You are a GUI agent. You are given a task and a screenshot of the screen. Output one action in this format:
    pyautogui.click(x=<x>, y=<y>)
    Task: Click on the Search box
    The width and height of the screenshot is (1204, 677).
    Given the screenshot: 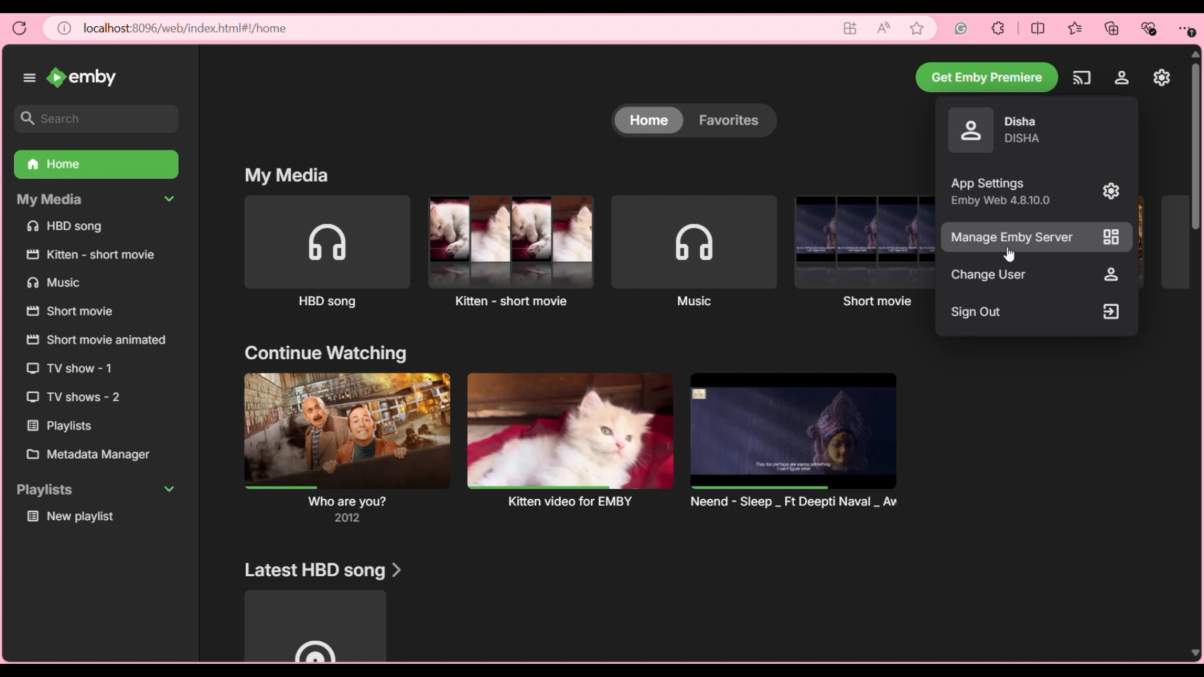 What is the action you would take?
    pyautogui.click(x=97, y=118)
    